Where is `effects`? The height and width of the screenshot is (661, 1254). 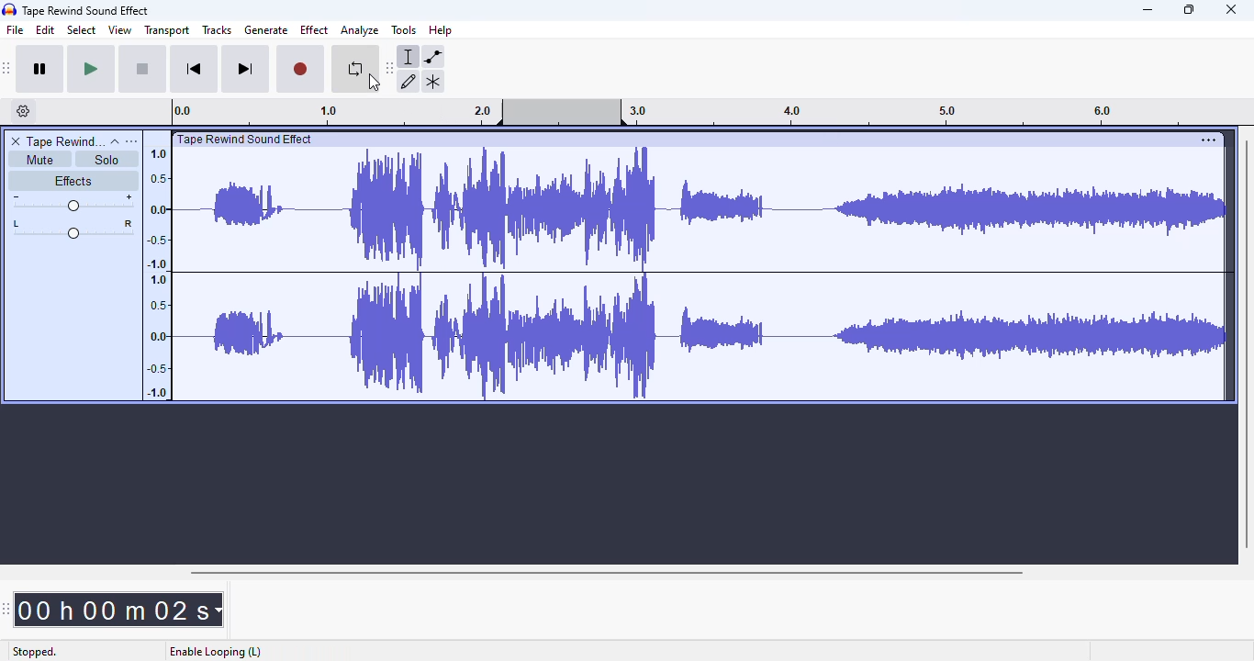 effects is located at coordinates (73, 183).